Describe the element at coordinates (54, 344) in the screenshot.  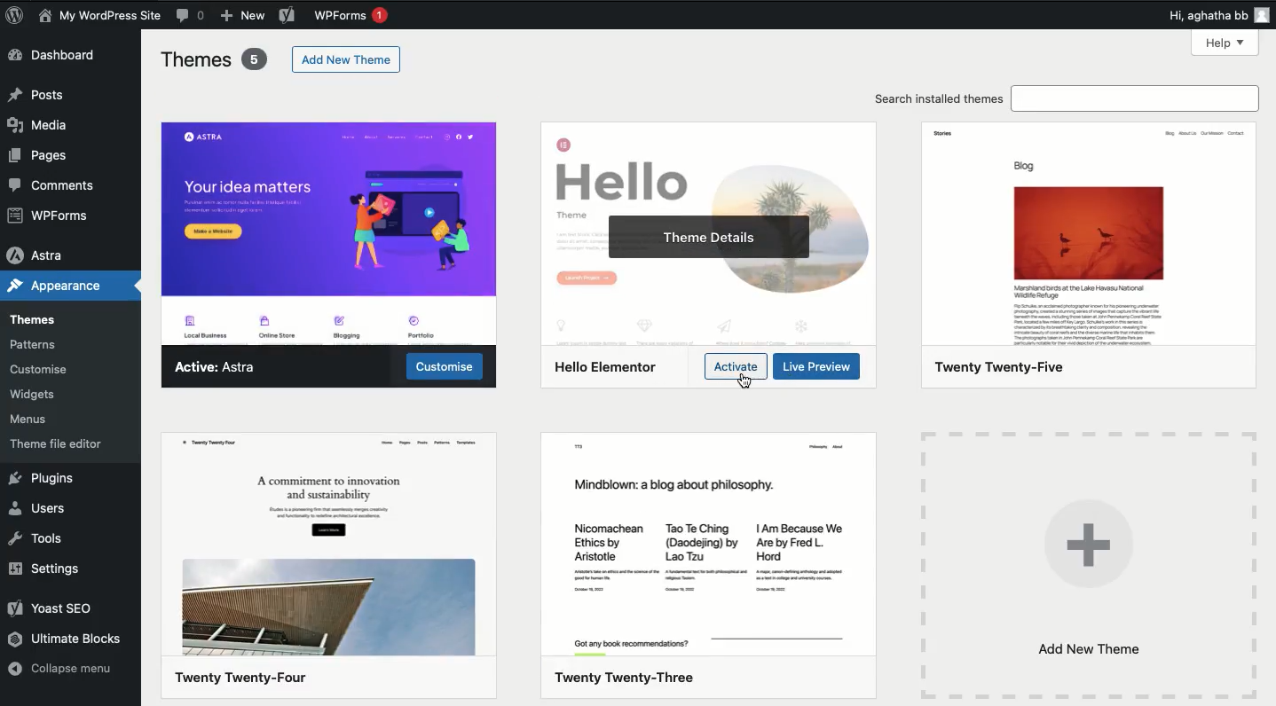
I see `patterns` at that location.